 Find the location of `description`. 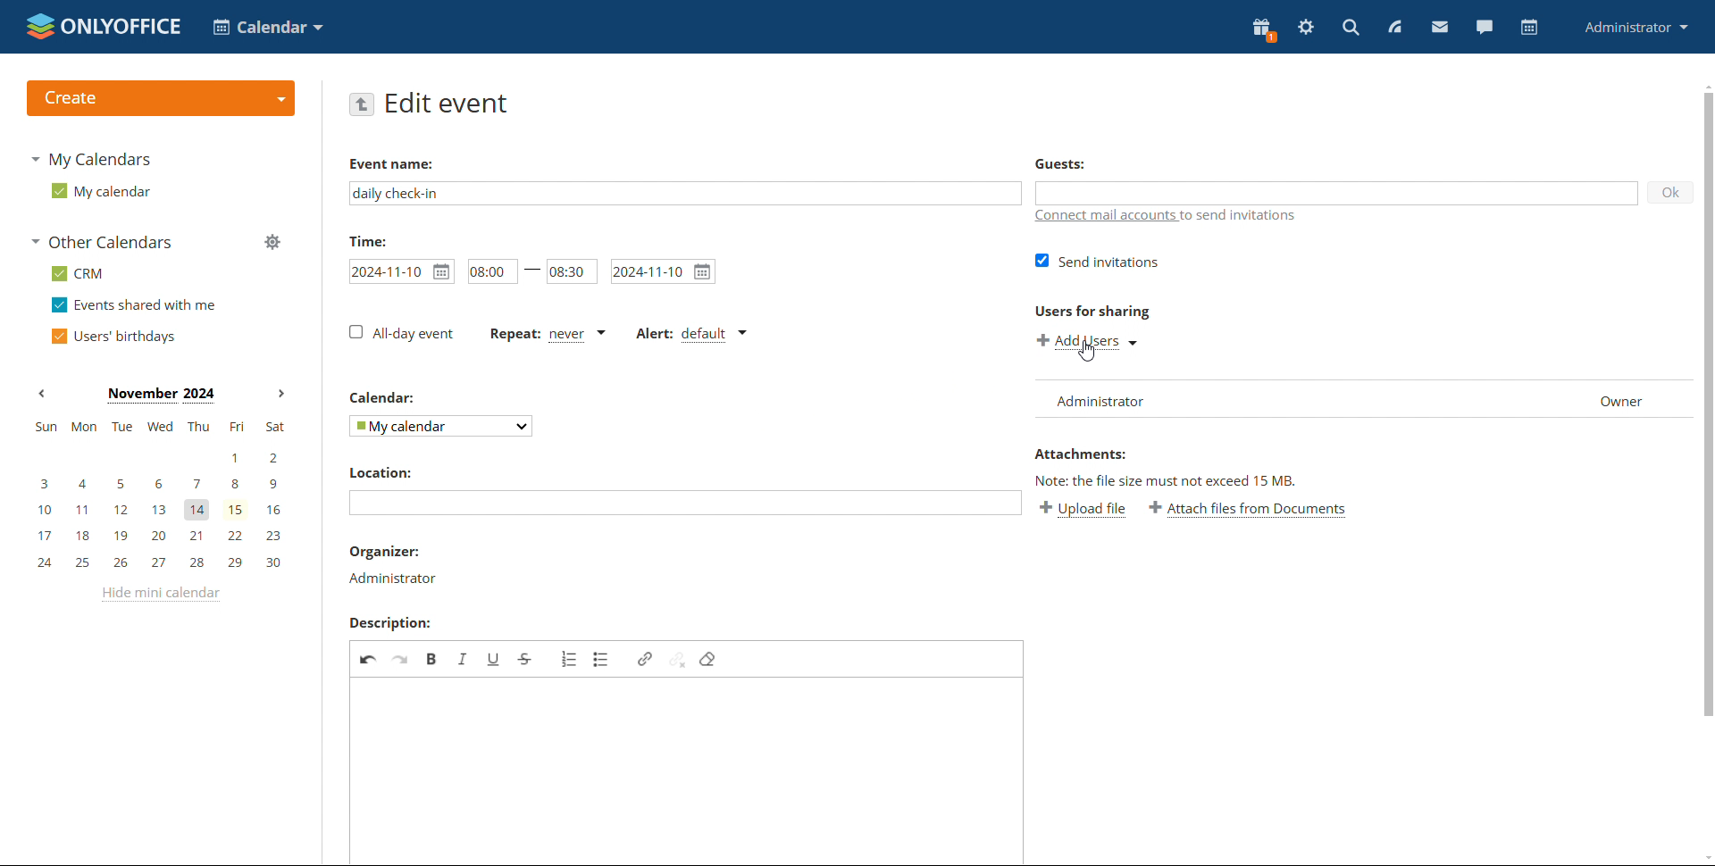

description is located at coordinates (389, 623).